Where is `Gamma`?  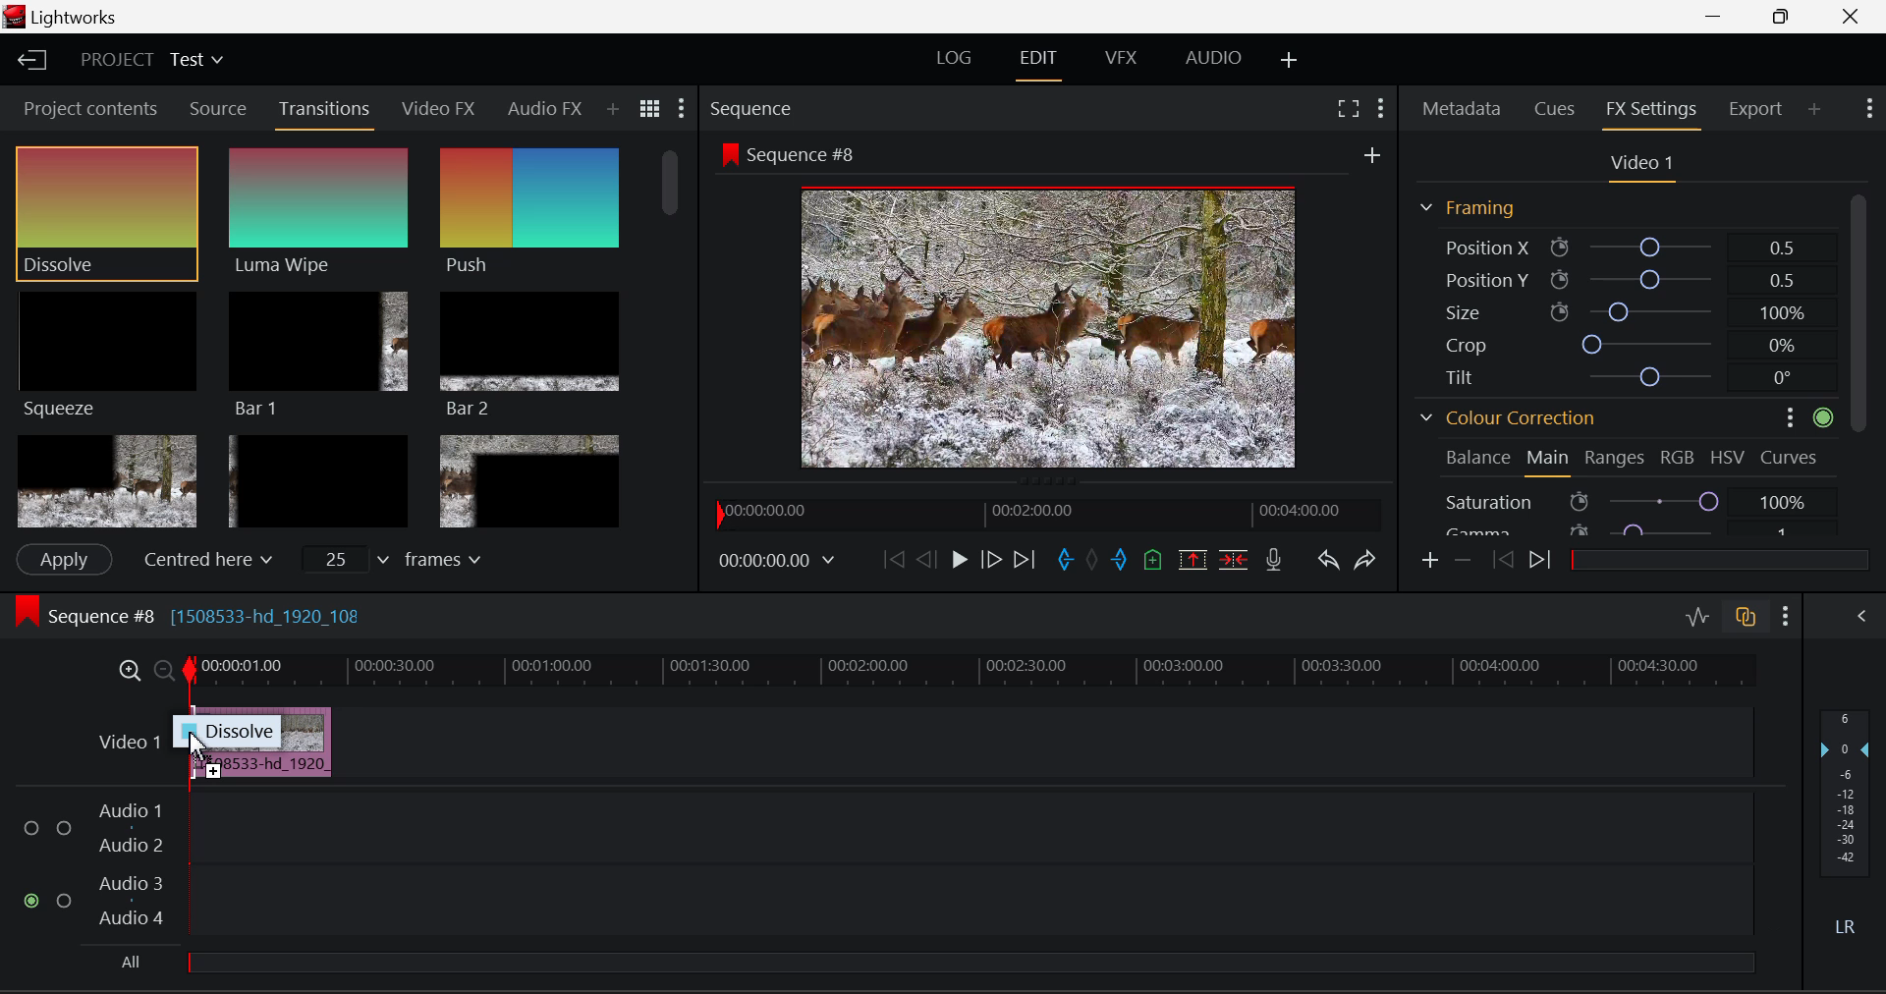 Gamma is located at coordinates (1619, 529).